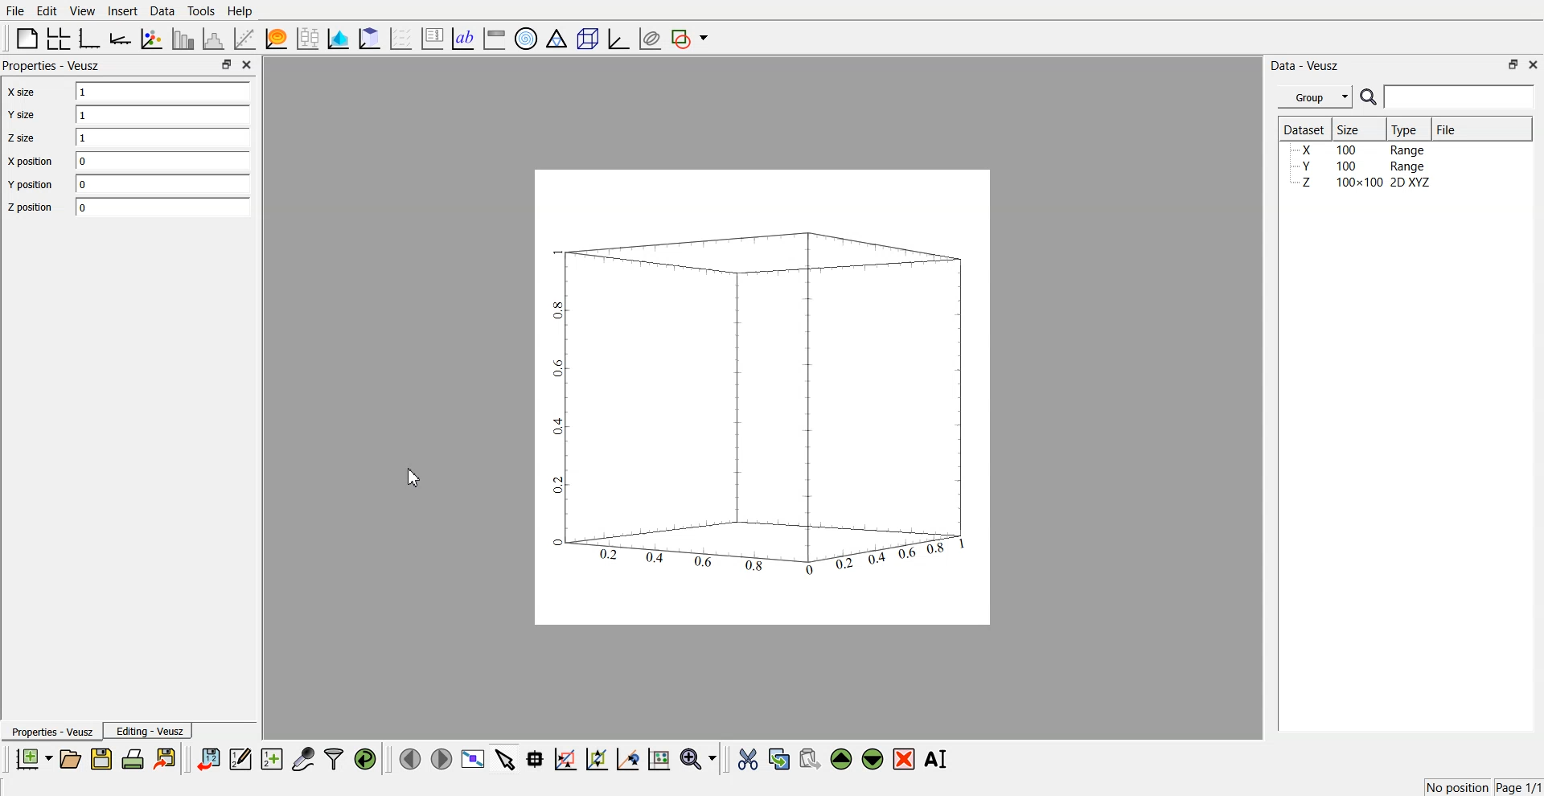 The image size is (1544, 796). Describe the element at coordinates (810, 757) in the screenshot. I see `Paste widget from the clipboard` at that location.